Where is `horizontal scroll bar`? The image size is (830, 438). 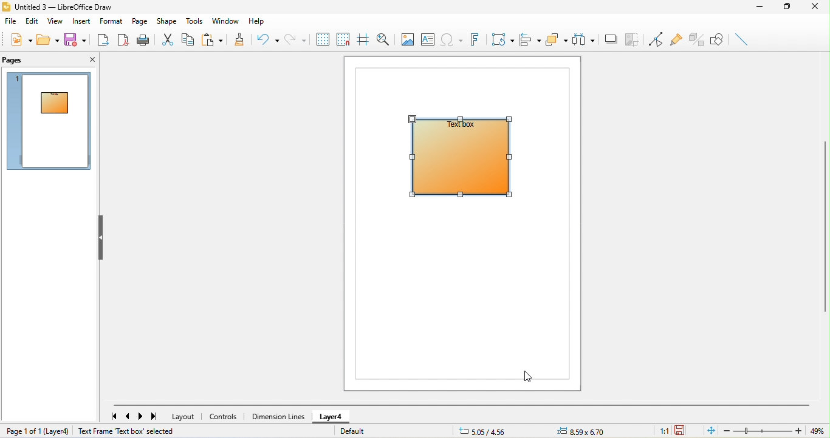 horizontal scroll bar is located at coordinates (461, 405).